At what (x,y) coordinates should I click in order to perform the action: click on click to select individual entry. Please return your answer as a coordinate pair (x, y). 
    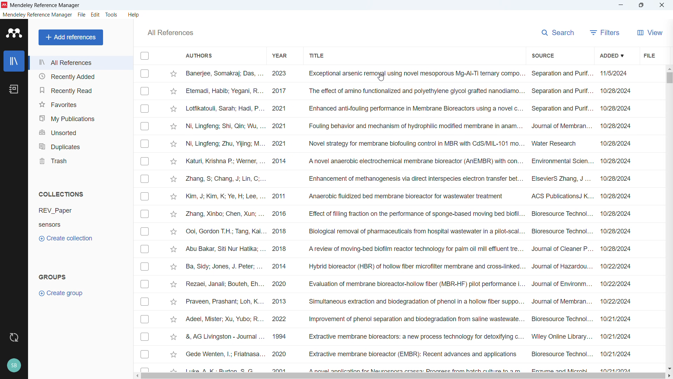
    Looking at the image, I should click on (144, 303).